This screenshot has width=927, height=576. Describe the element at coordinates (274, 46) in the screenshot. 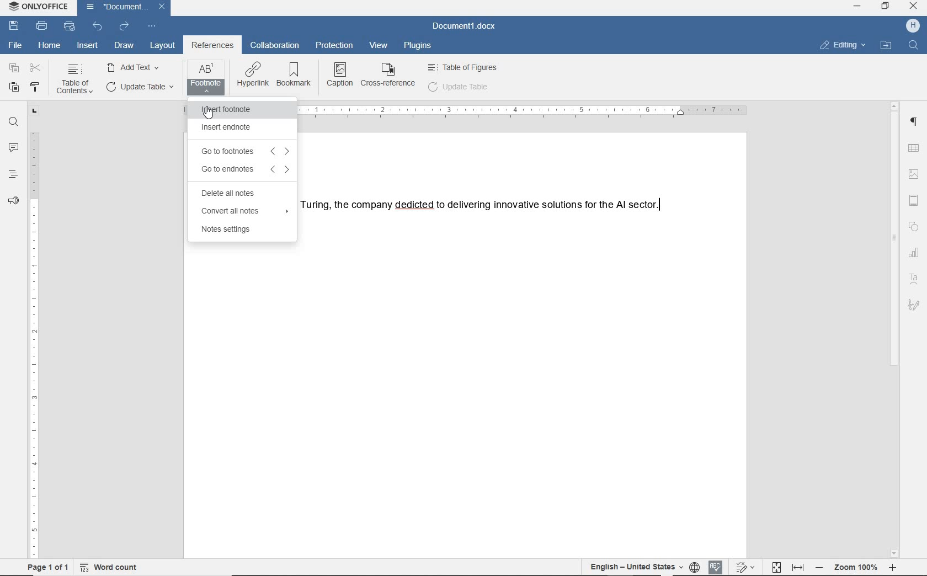

I see `collaboration` at that location.